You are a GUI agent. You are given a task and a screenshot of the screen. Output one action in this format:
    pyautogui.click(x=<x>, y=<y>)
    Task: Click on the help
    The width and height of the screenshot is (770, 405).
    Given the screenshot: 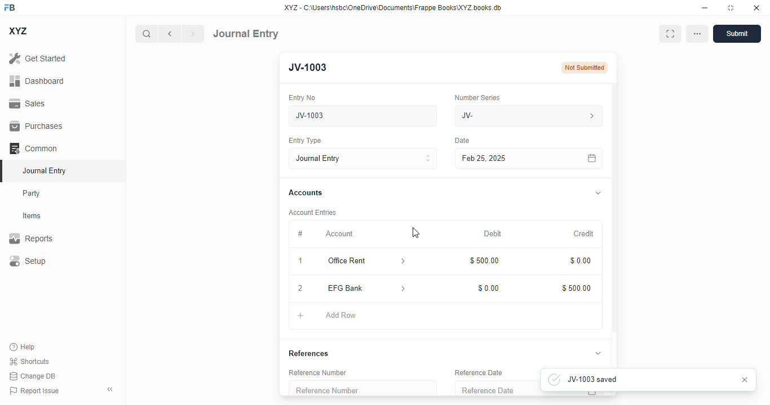 What is the action you would take?
    pyautogui.click(x=23, y=347)
    